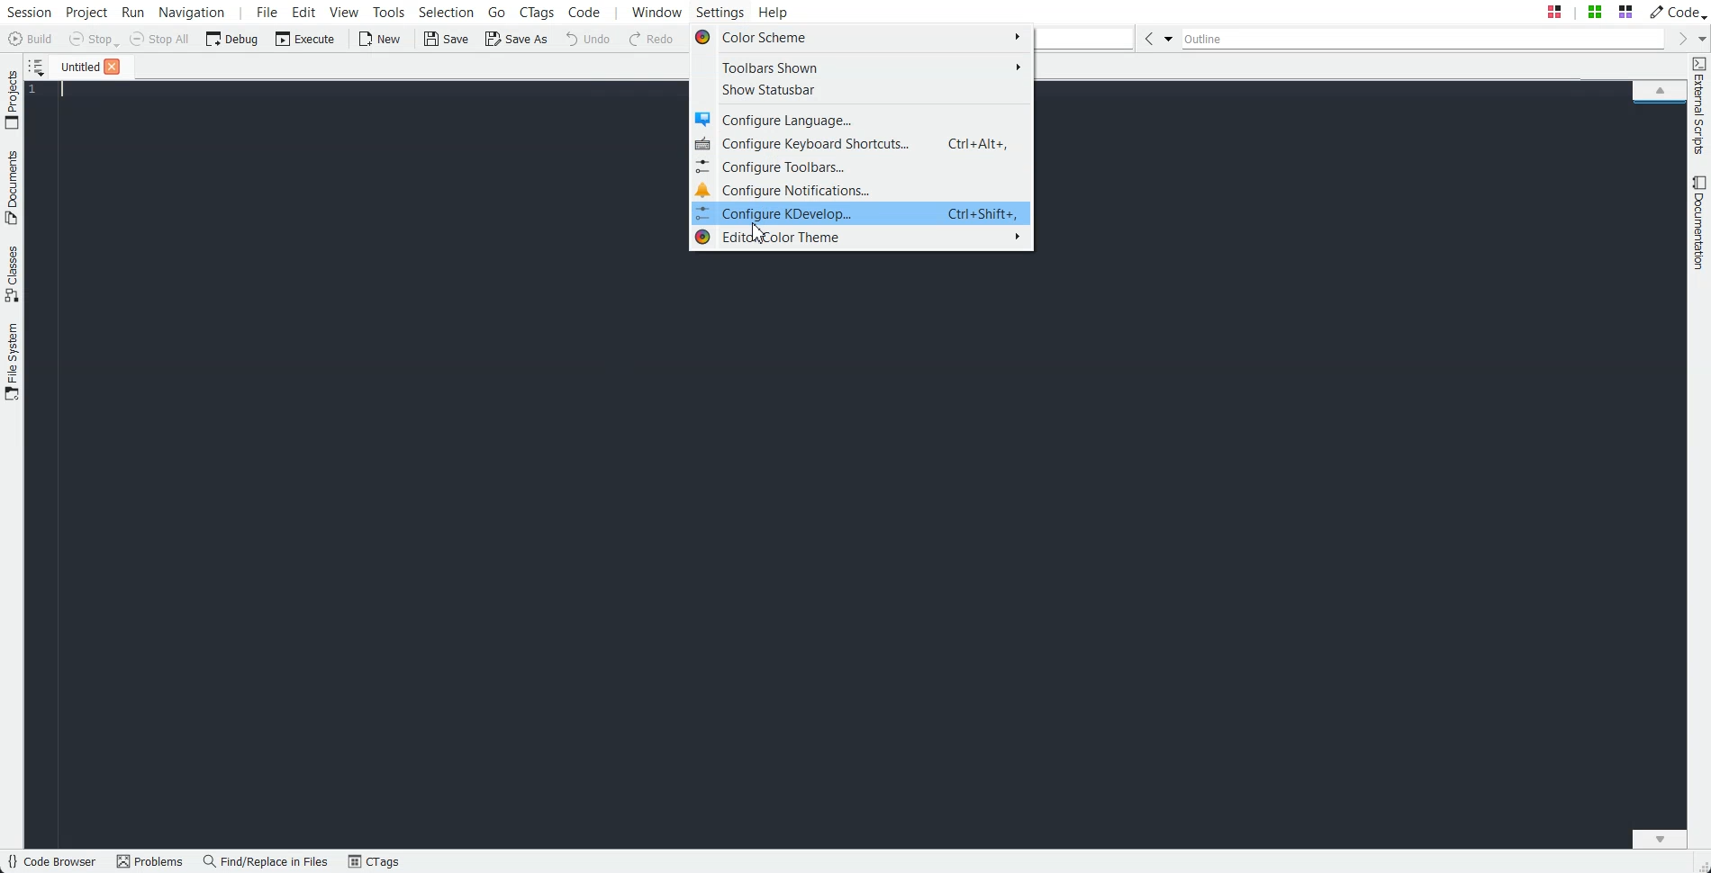  What do you see at coordinates (160, 39) in the screenshot?
I see `Stop All` at bounding box center [160, 39].